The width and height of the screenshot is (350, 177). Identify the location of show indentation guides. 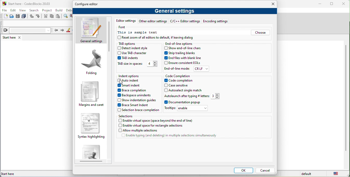
(136, 100).